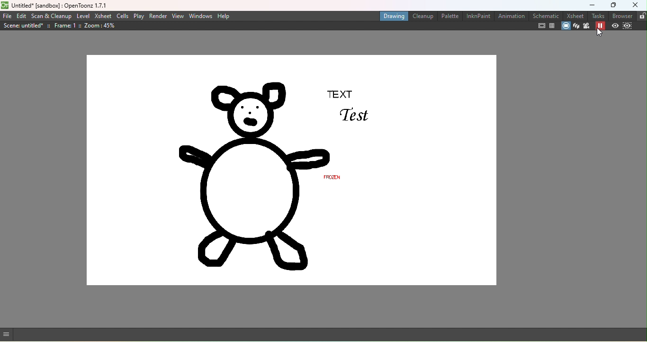 The image size is (647, 342). I want to click on Minimize, so click(593, 4).